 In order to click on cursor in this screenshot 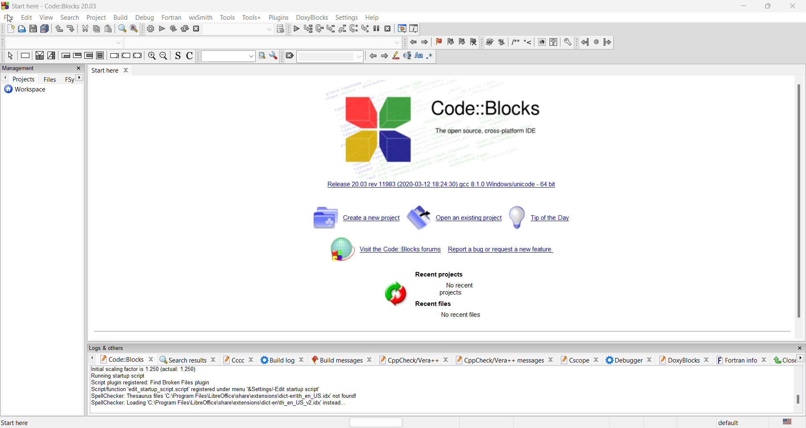, I will do `click(9, 19)`.